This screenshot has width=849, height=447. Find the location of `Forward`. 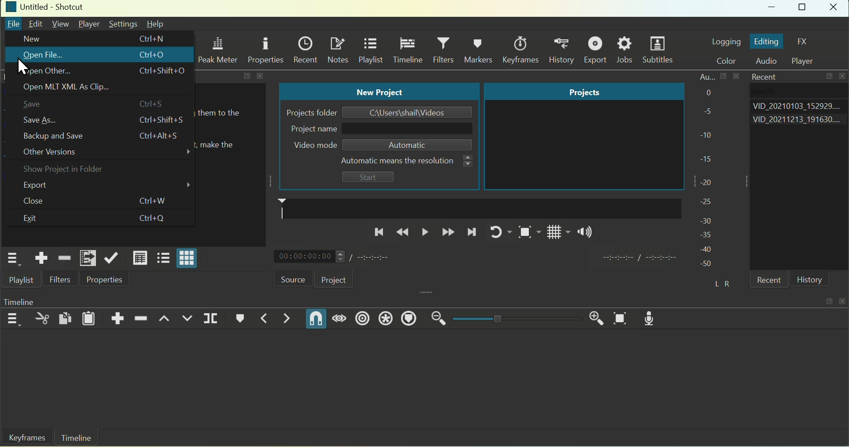

Forward is located at coordinates (448, 233).